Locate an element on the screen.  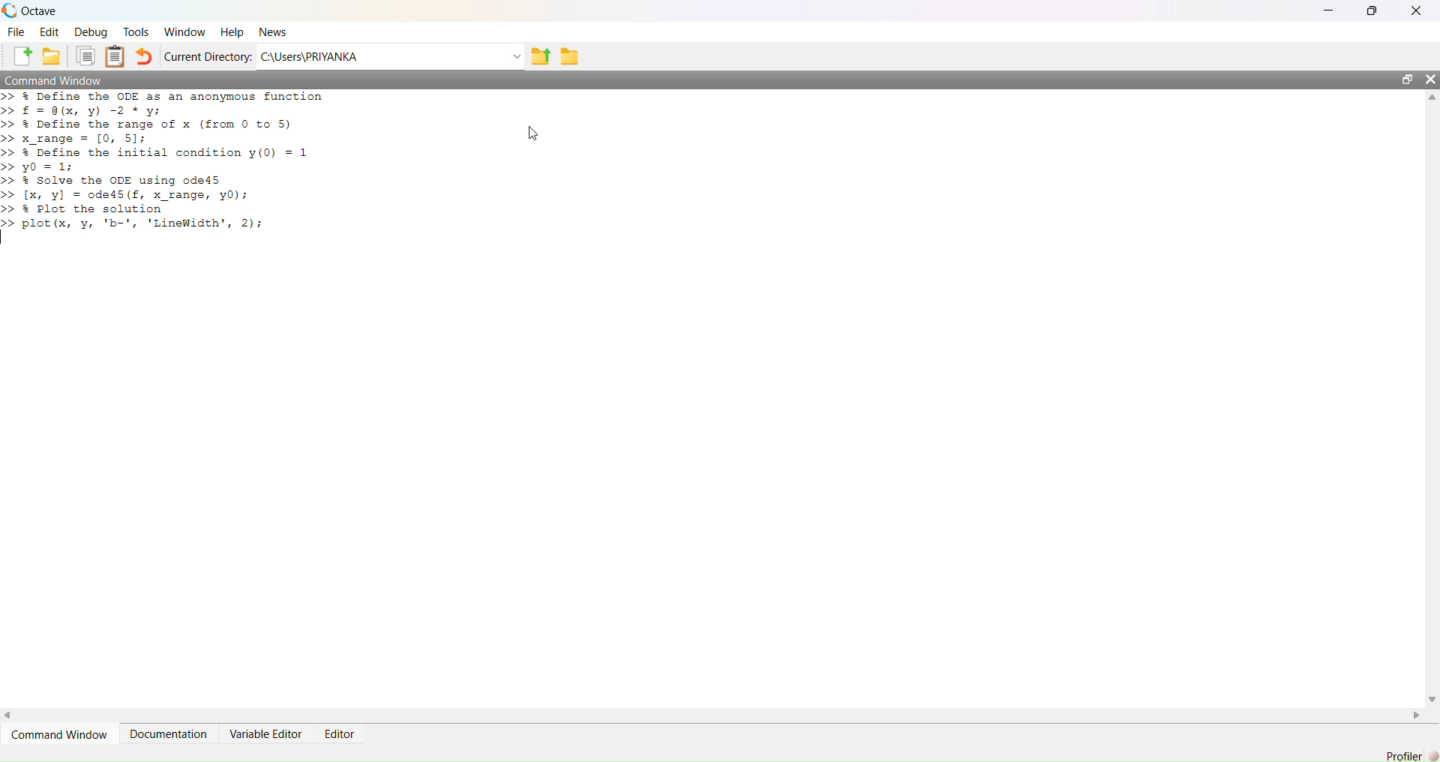
Octave is located at coordinates (39, 11).